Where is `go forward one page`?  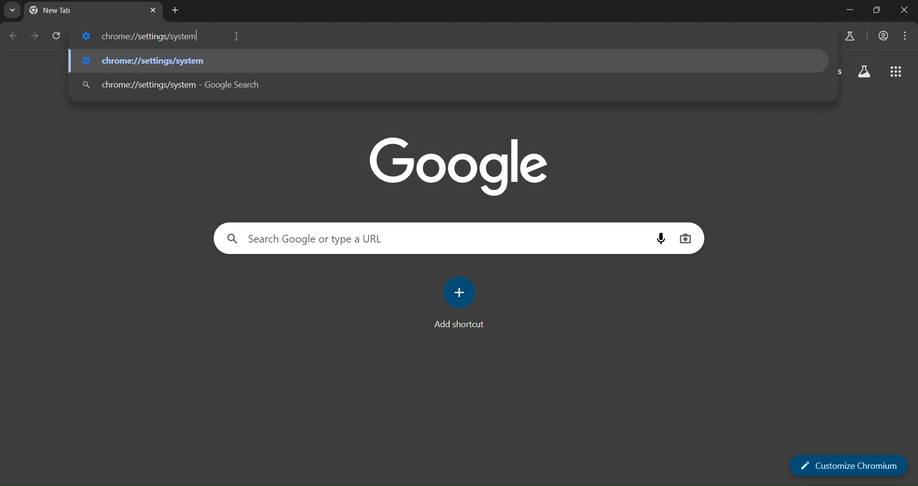 go forward one page is located at coordinates (35, 37).